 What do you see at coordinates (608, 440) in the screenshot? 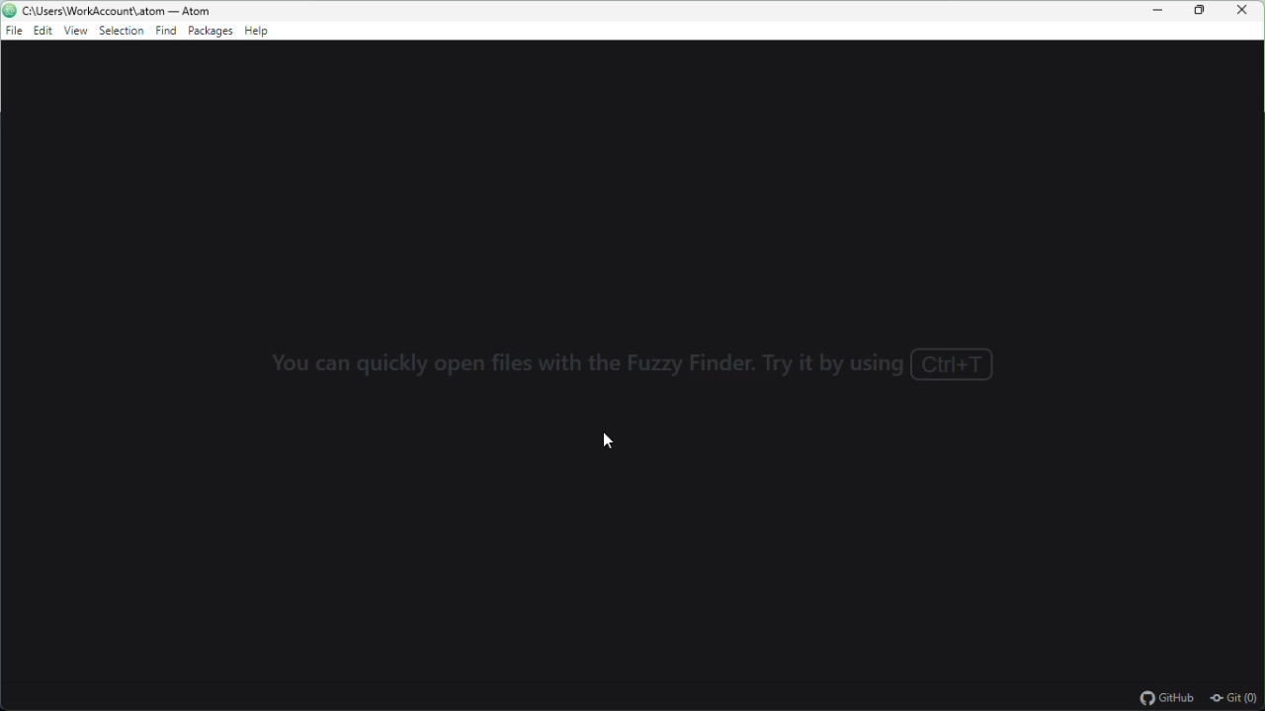
I see `cursor` at bounding box center [608, 440].